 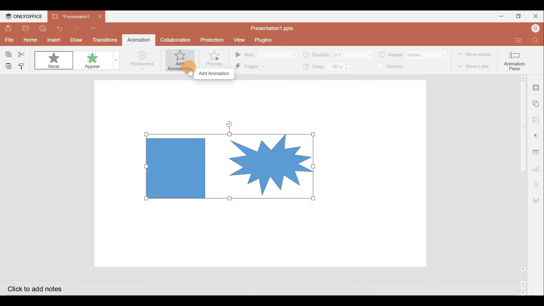 What do you see at coordinates (7, 66) in the screenshot?
I see `Paste` at bounding box center [7, 66].